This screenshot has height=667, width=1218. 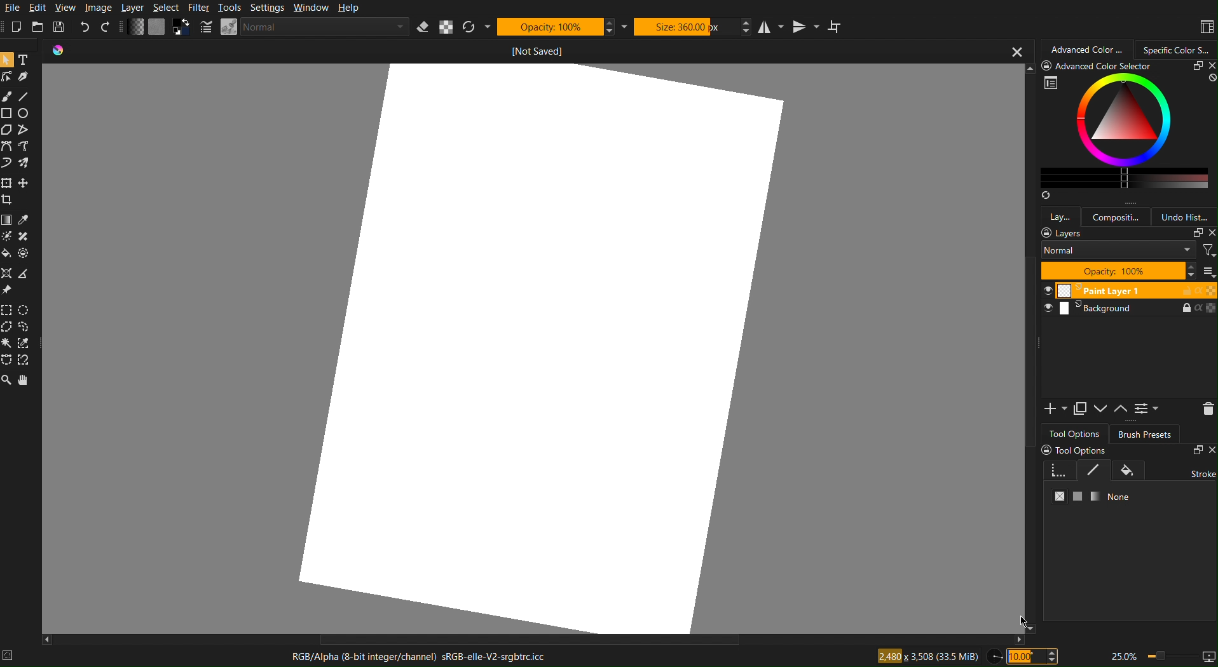 What do you see at coordinates (6, 273) in the screenshot?
I see `vanishing Point Assistant Tool` at bounding box center [6, 273].